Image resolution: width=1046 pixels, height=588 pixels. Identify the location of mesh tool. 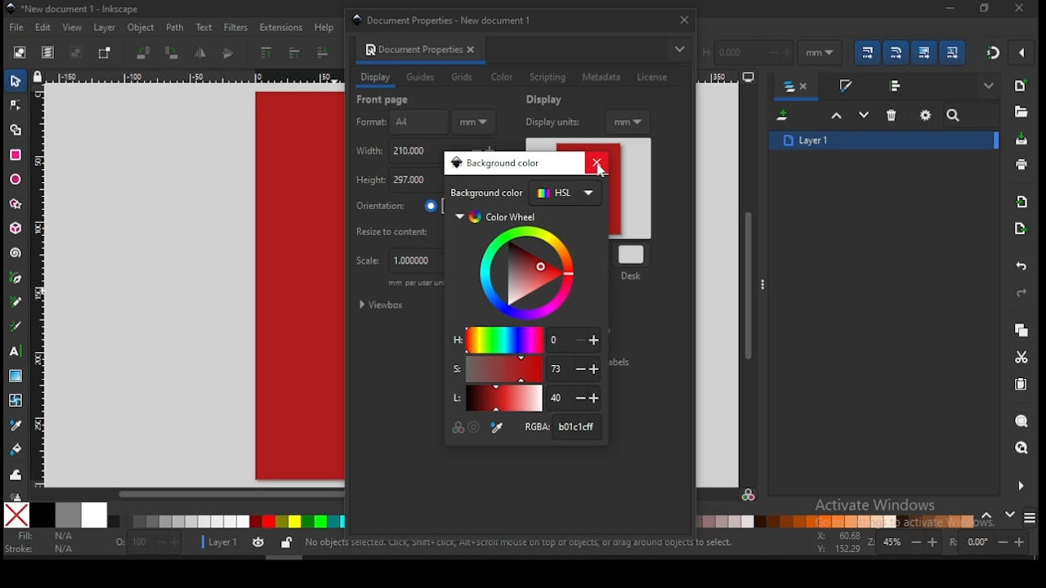
(17, 401).